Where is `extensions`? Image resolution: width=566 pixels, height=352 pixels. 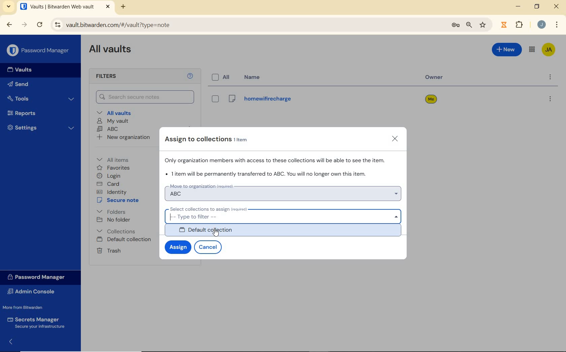 extensions is located at coordinates (503, 25).